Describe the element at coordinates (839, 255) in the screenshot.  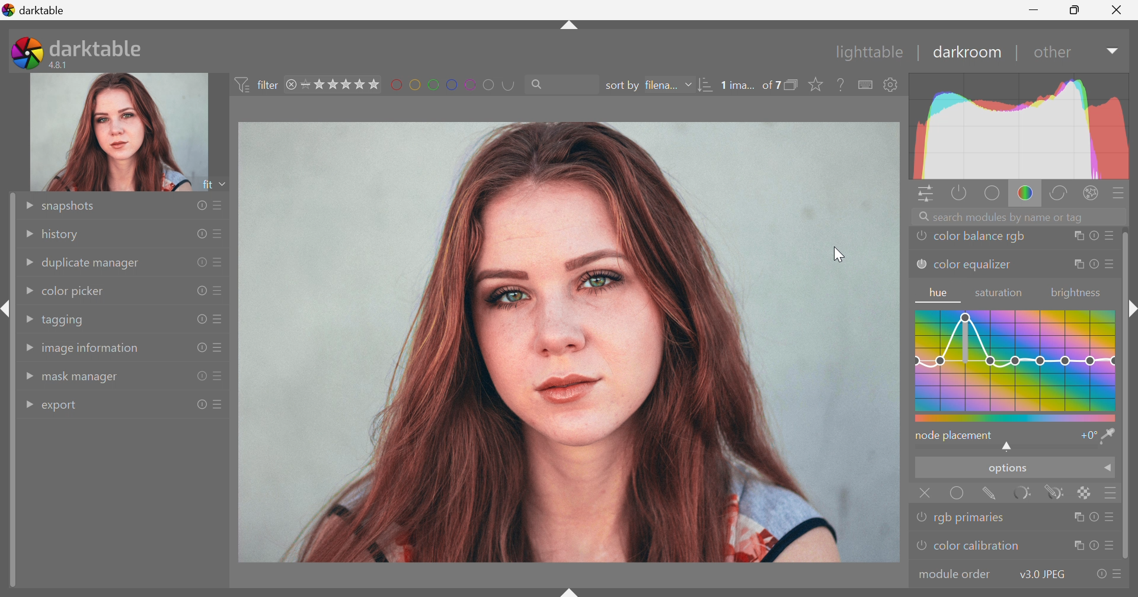
I see `cursor` at that location.